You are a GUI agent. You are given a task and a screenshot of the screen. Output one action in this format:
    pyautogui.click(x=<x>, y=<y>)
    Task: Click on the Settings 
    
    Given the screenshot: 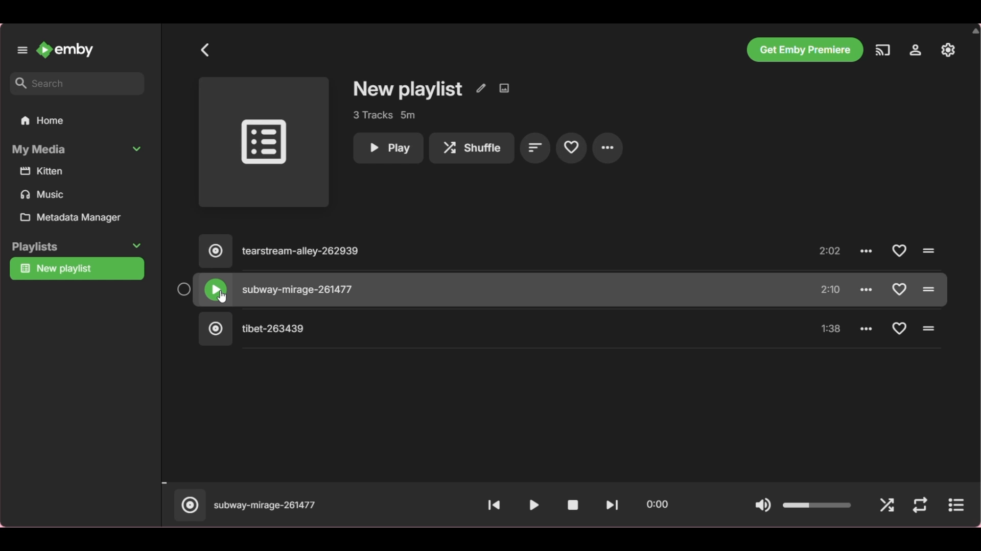 What is the action you would take?
    pyautogui.click(x=915, y=50)
    